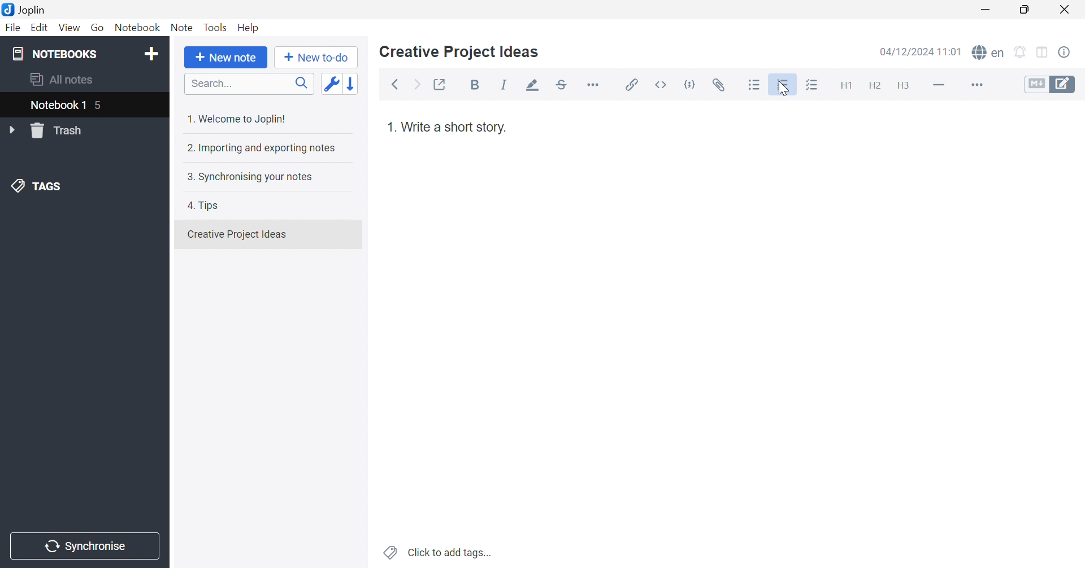 The width and height of the screenshot is (1085, 568). Describe the element at coordinates (391, 129) in the screenshot. I see `1.` at that location.